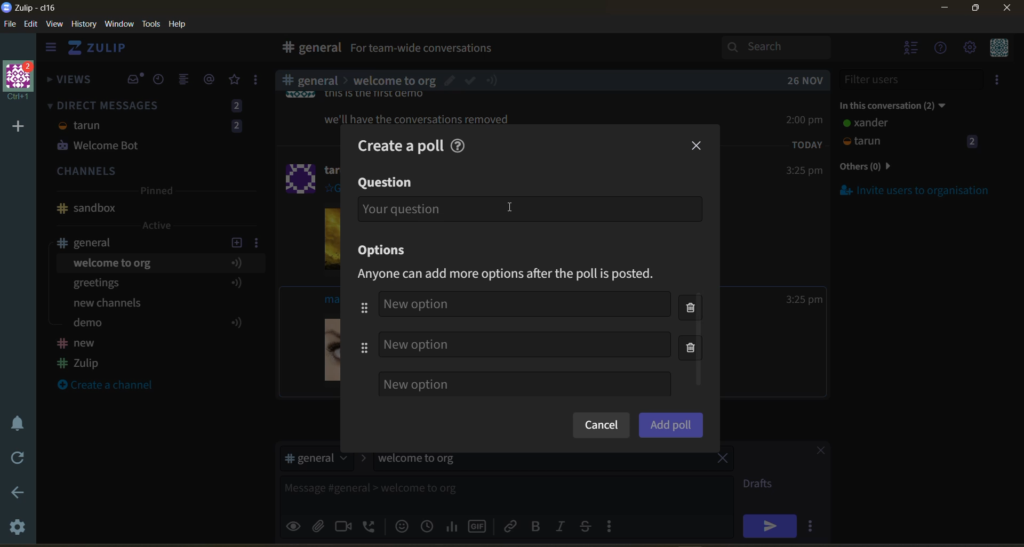 This screenshot has width=1024, height=547. What do you see at coordinates (92, 243) in the screenshot?
I see `channel name` at bounding box center [92, 243].